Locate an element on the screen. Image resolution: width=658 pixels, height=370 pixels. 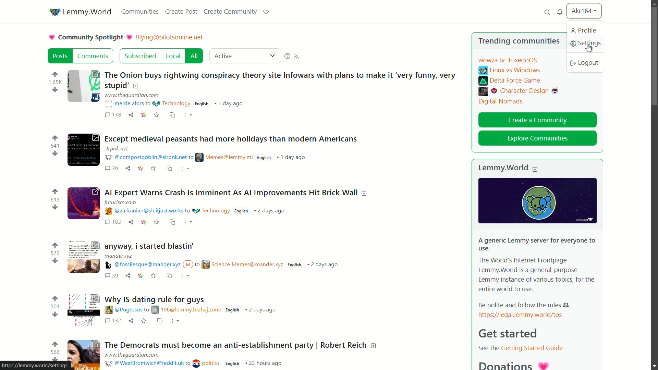
logout is located at coordinates (585, 62).